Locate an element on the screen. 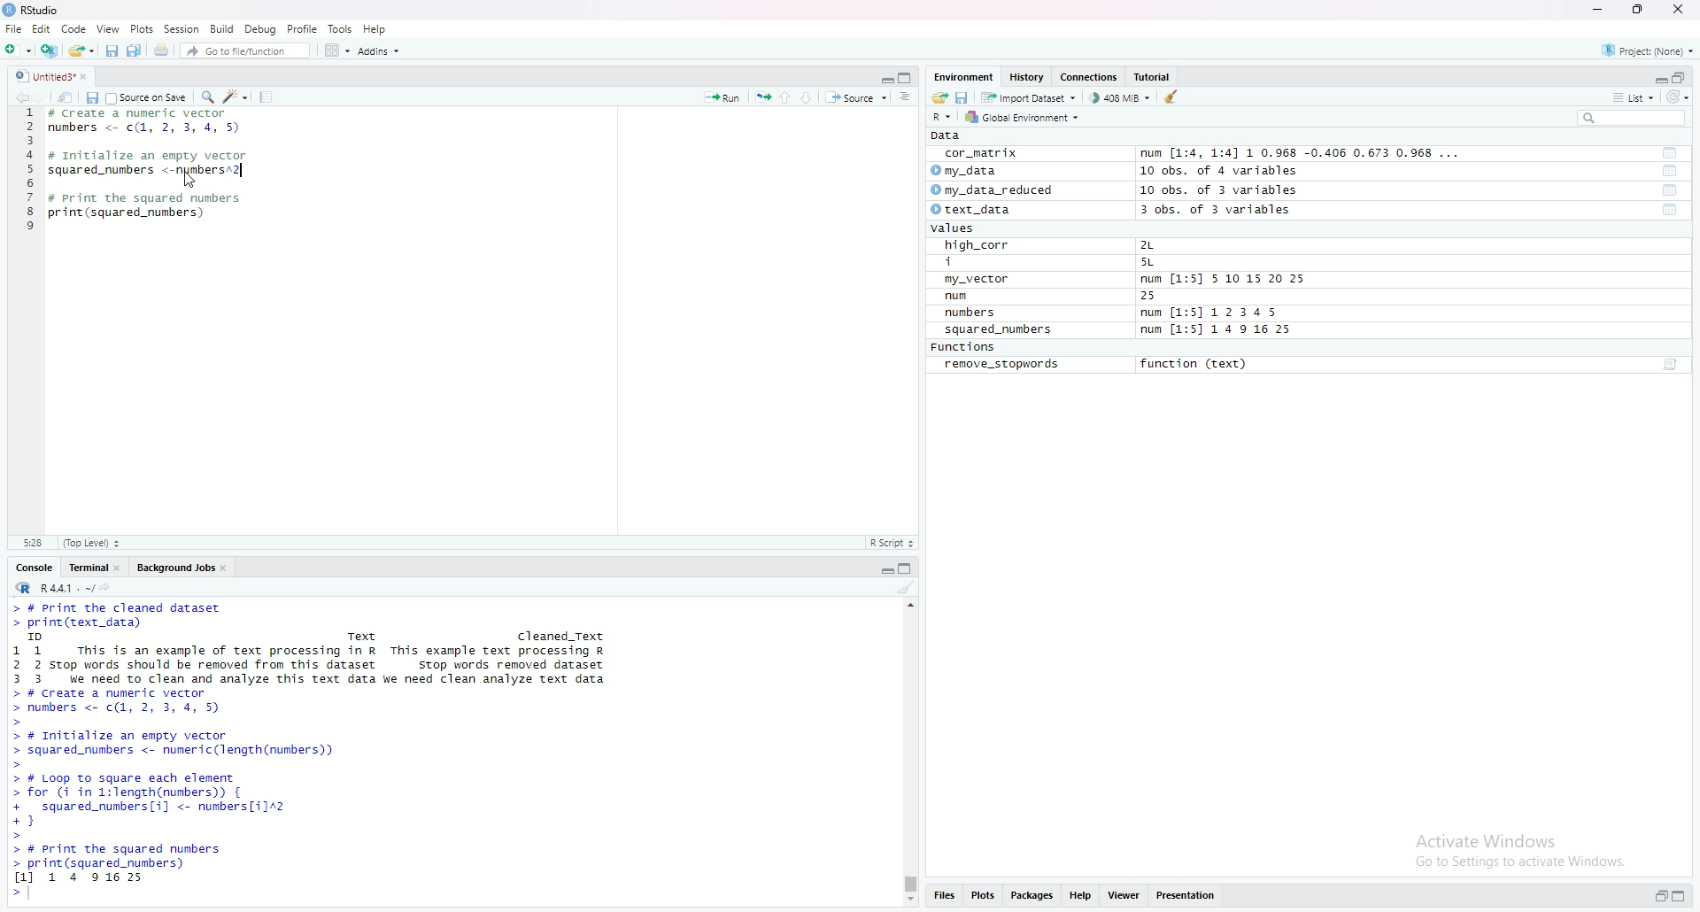 This screenshot has width=1700, height=912. high_corr is located at coordinates (978, 245).